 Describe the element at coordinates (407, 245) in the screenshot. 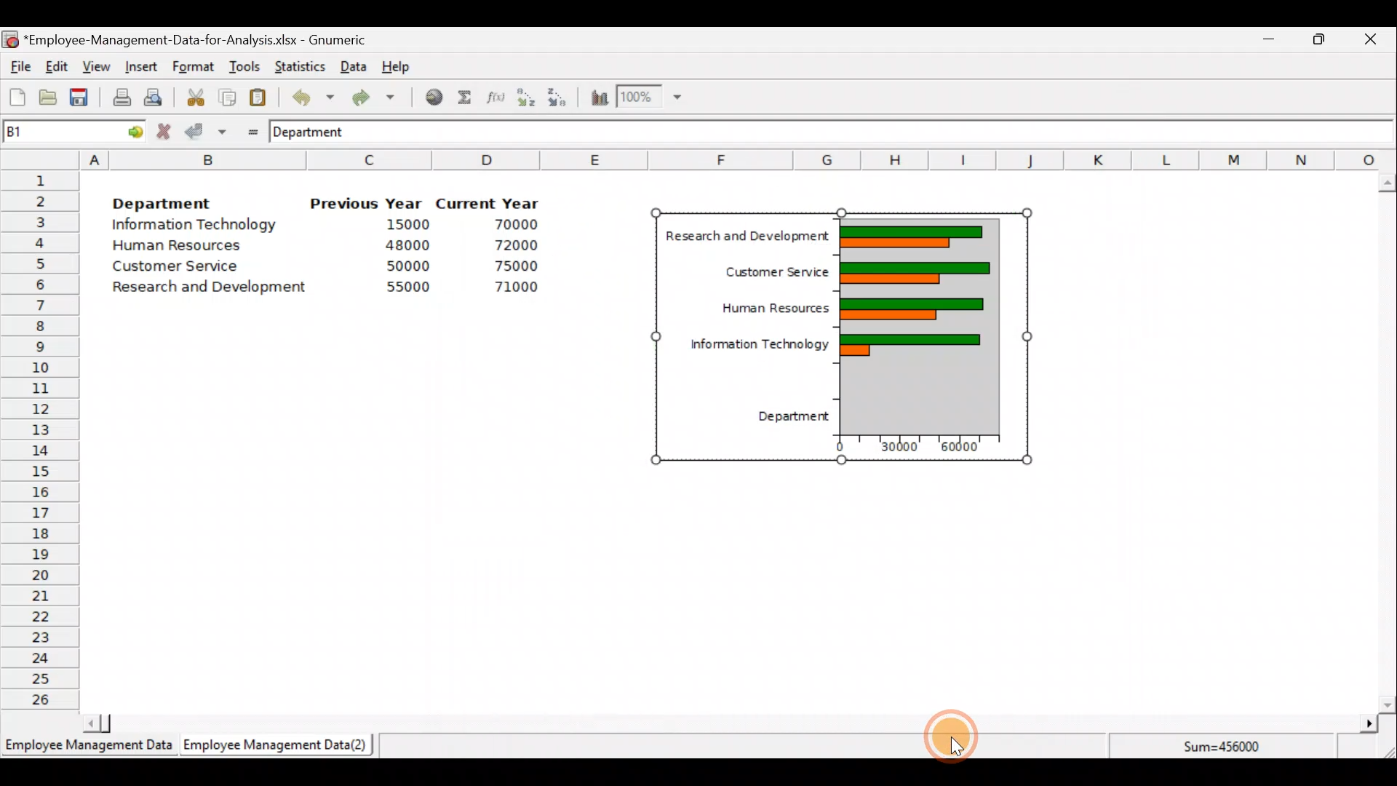

I see `48000` at that location.